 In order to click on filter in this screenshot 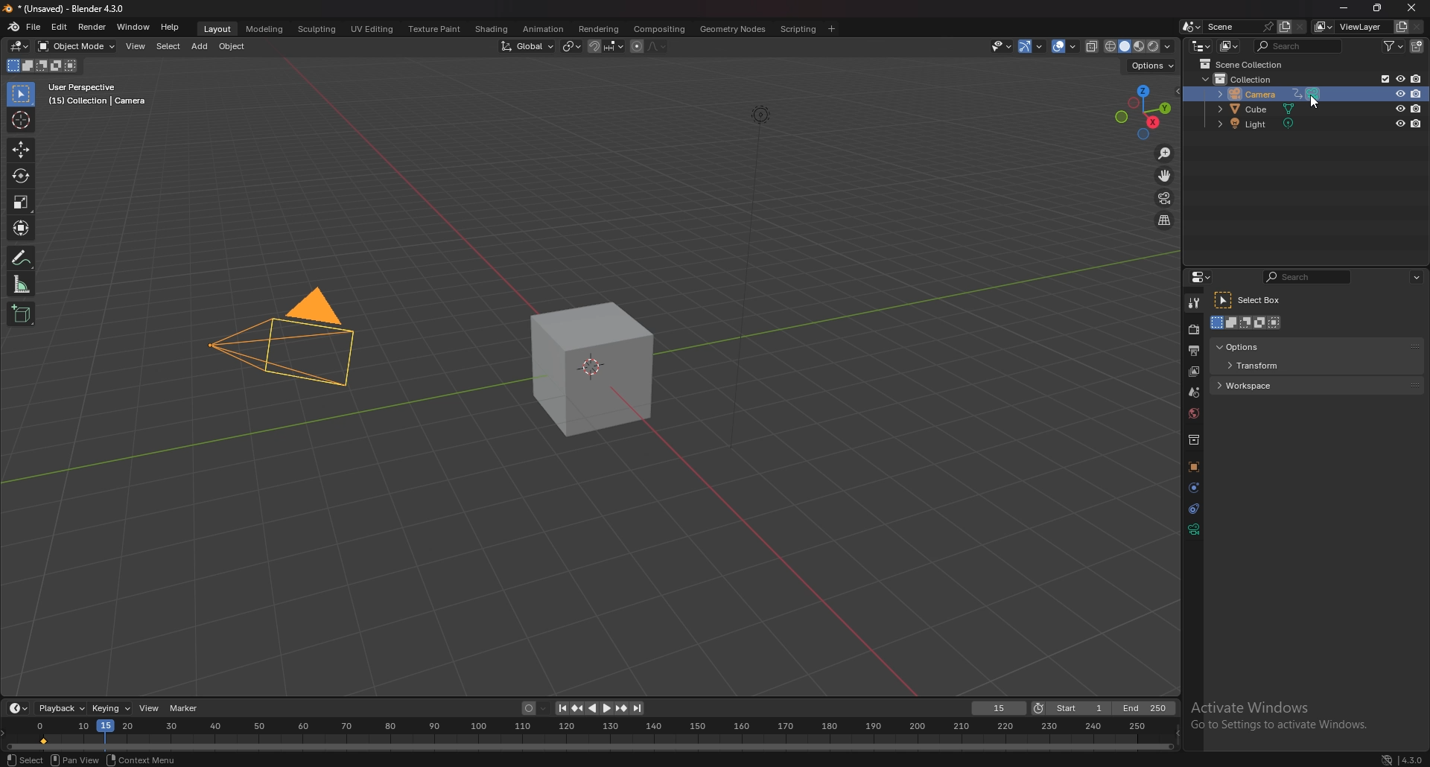, I will do `click(1394, 47)`.